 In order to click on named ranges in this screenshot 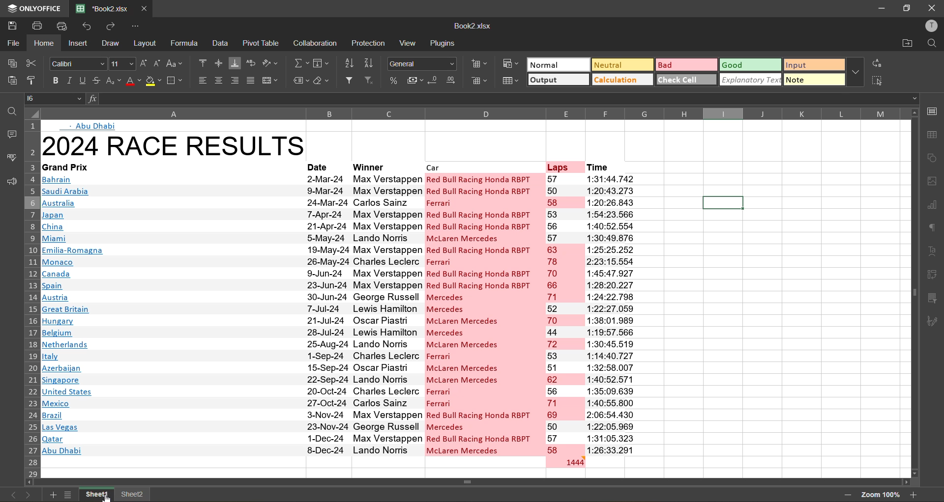, I will do `click(298, 82)`.